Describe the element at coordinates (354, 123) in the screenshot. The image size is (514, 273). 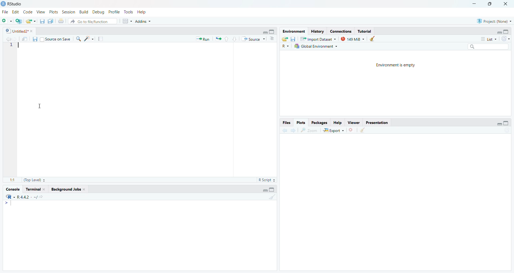
I see `View` at that location.